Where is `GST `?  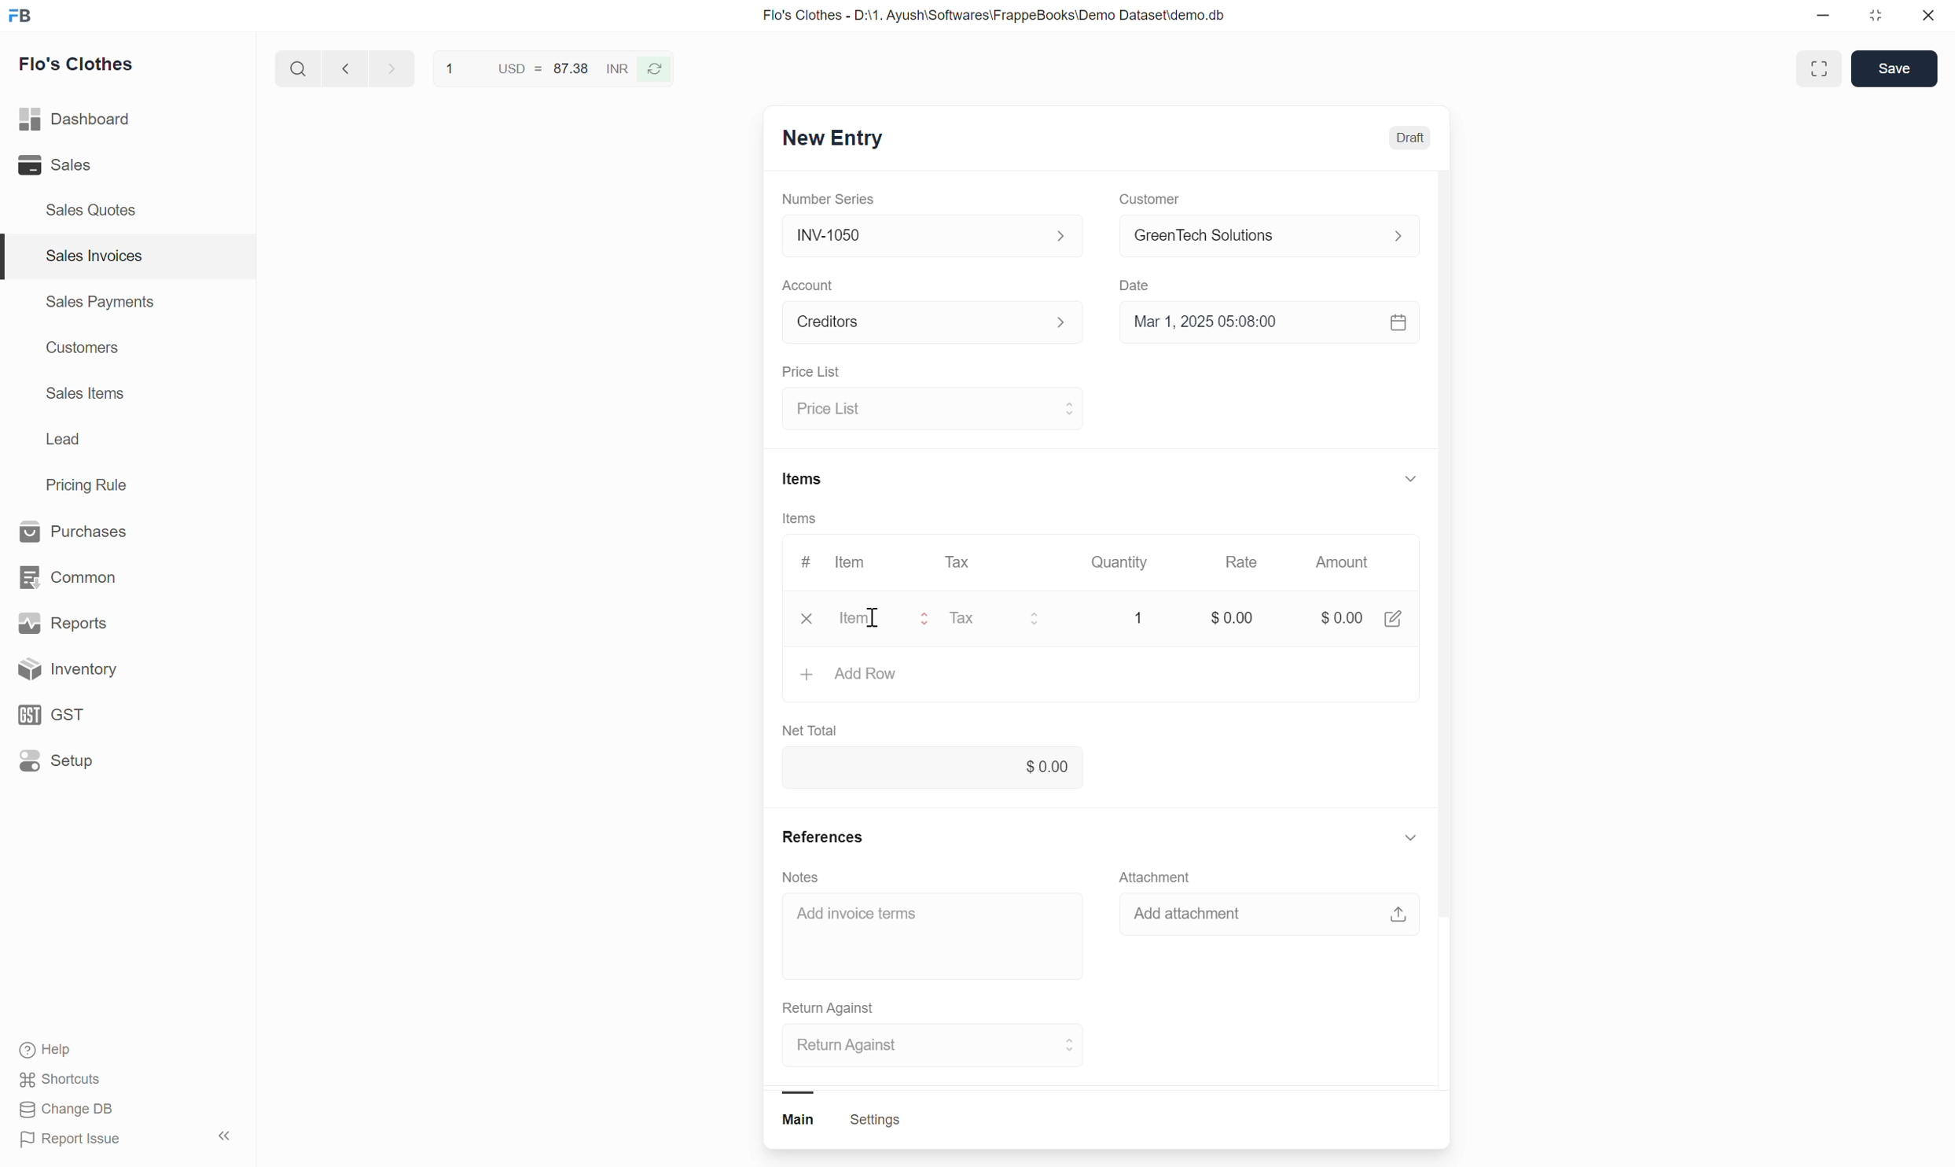
GST  is located at coordinates (109, 713).